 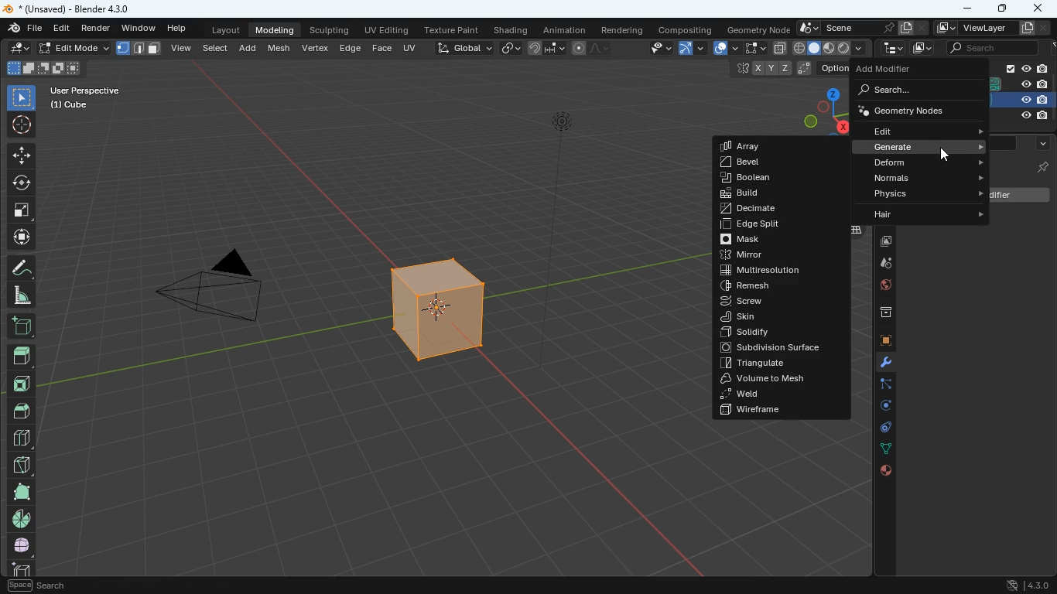 What do you see at coordinates (20, 492) in the screenshot?
I see `full` at bounding box center [20, 492].